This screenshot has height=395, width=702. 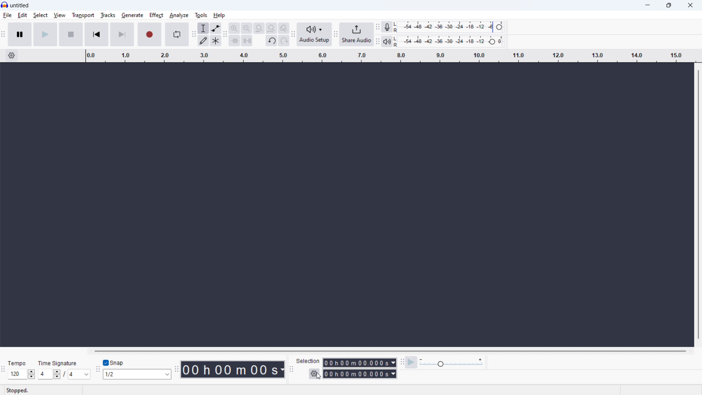 What do you see at coordinates (247, 41) in the screenshot?
I see `silence audio selection` at bounding box center [247, 41].